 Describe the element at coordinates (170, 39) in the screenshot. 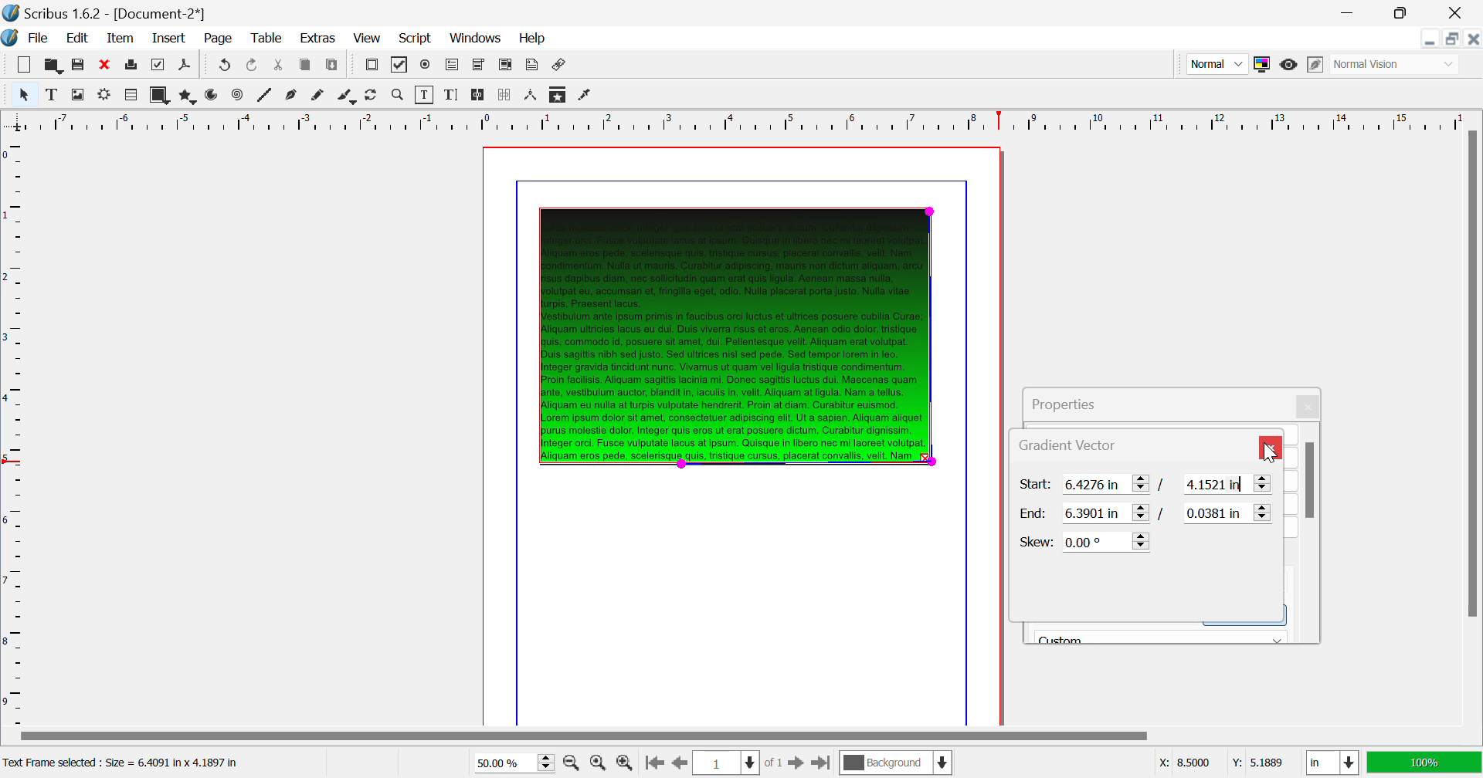

I see `Insert` at that location.